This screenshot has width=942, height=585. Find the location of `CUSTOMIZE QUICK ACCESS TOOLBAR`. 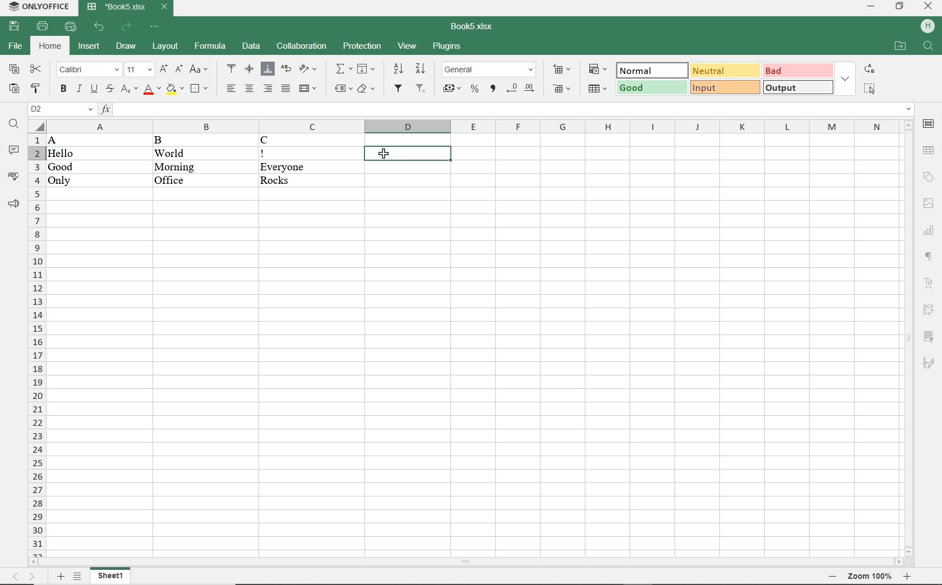

CUSTOMIZE QUICK ACCESS TOOLBAR is located at coordinates (155, 27).